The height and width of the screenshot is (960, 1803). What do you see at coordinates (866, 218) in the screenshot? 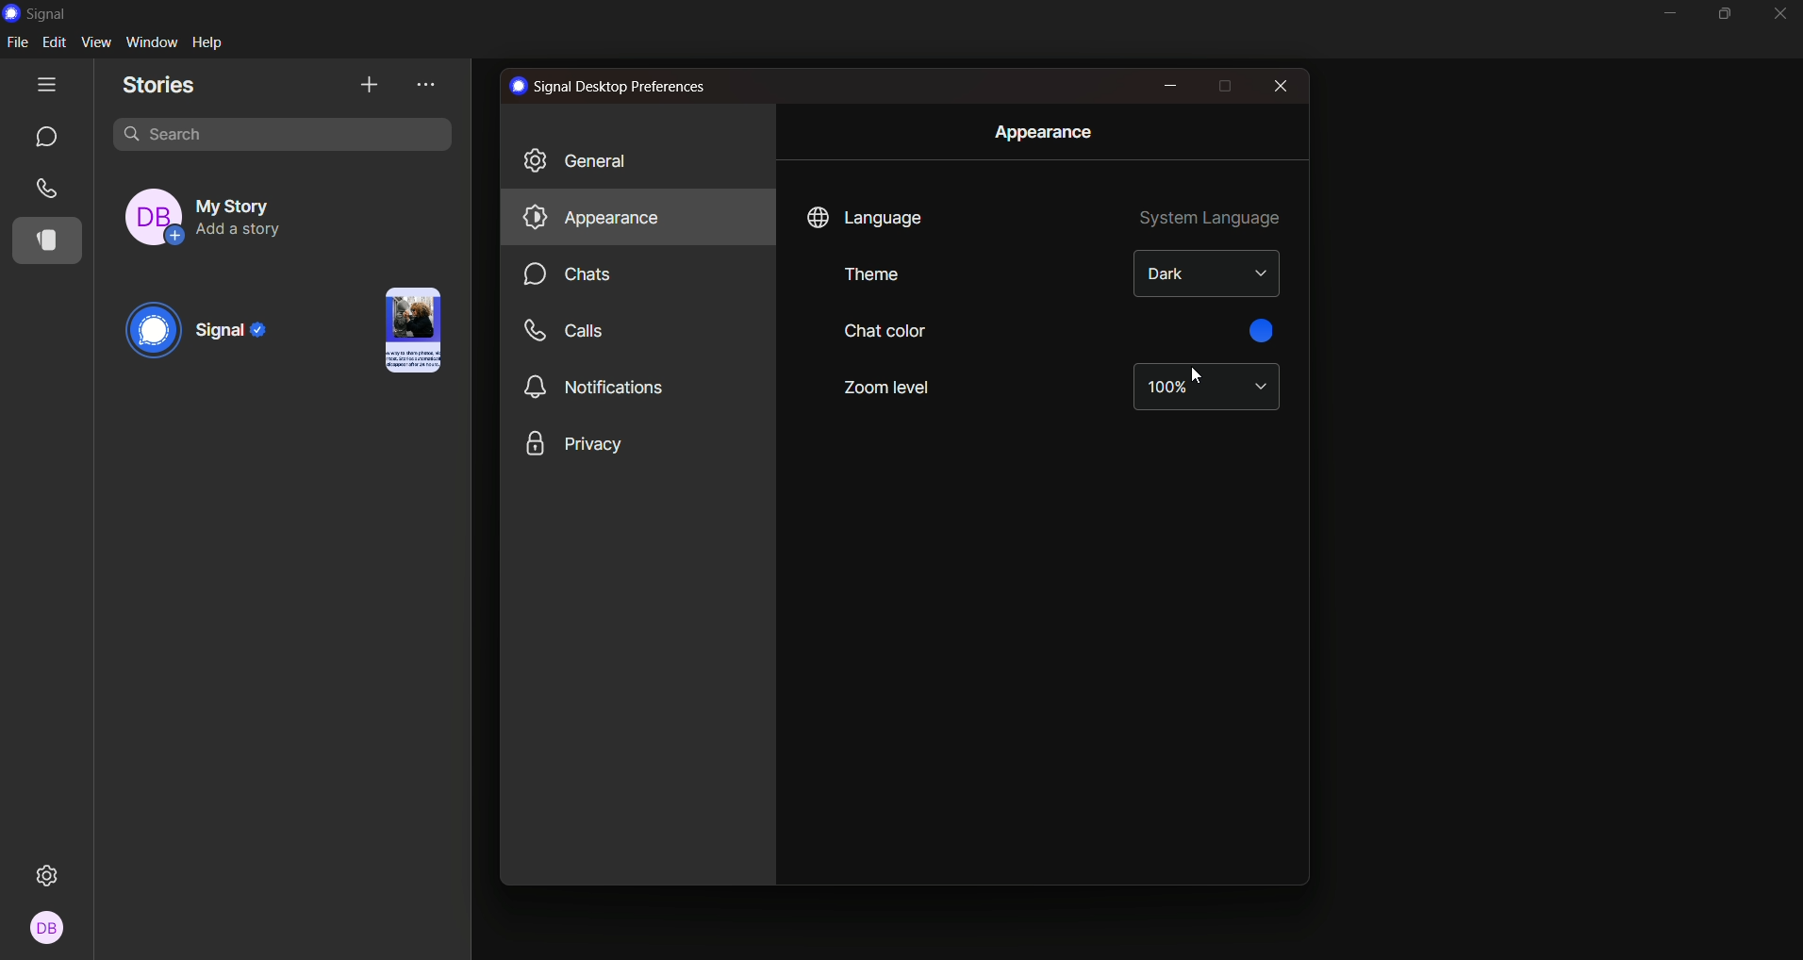
I see `language` at bounding box center [866, 218].